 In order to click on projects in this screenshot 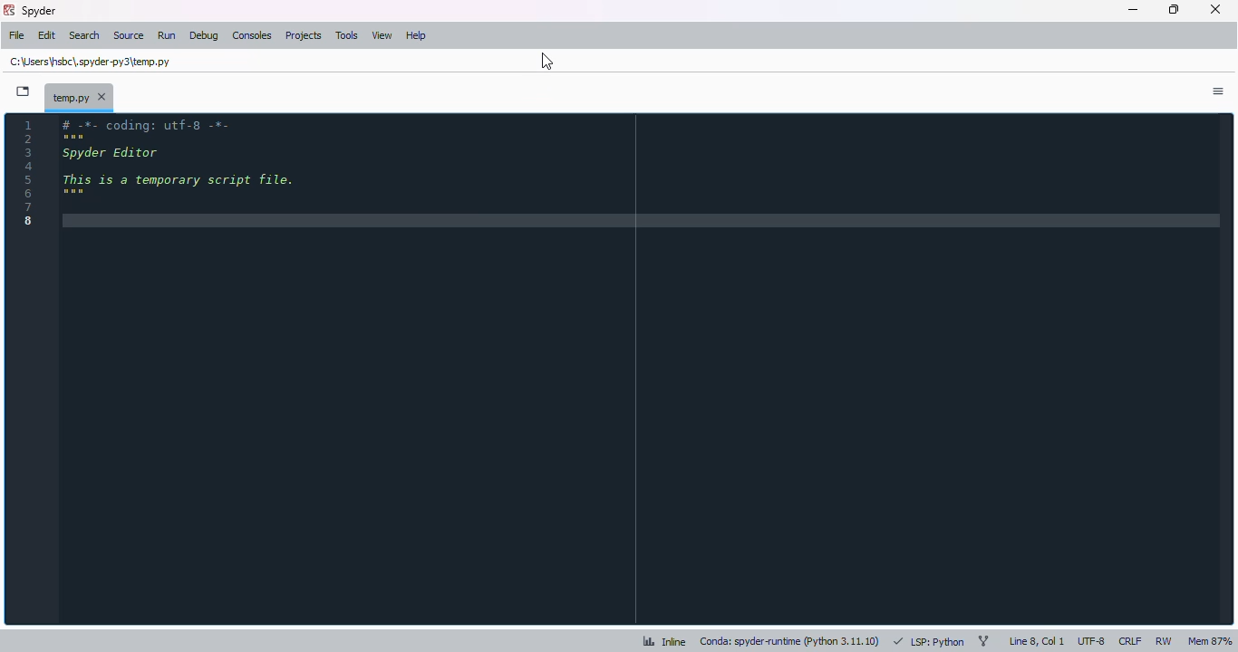, I will do `click(304, 35)`.